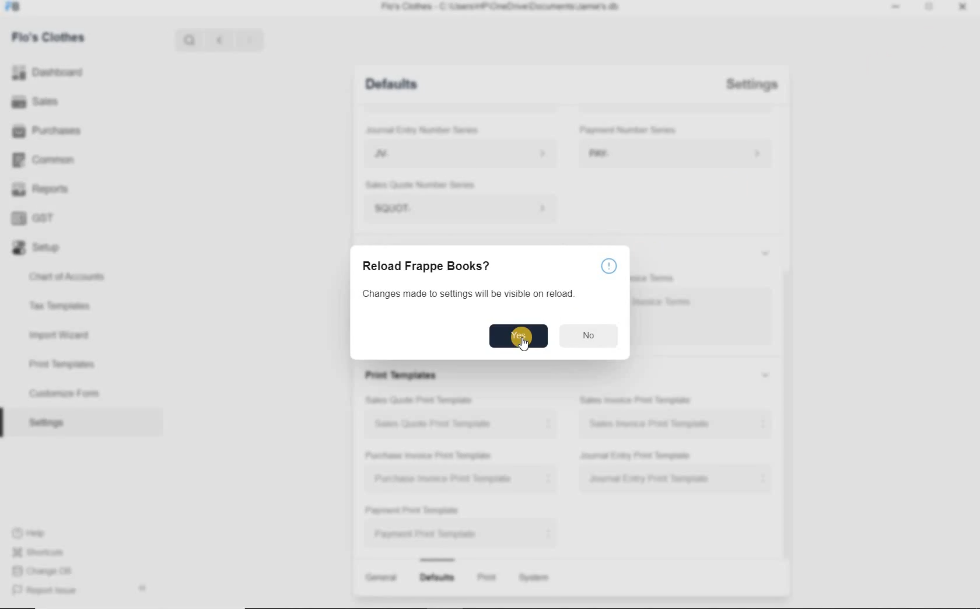 Image resolution: width=980 pixels, height=609 pixels. Describe the element at coordinates (430, 266) in the screenshot. I see `Reload Frappe Books?` at that location.